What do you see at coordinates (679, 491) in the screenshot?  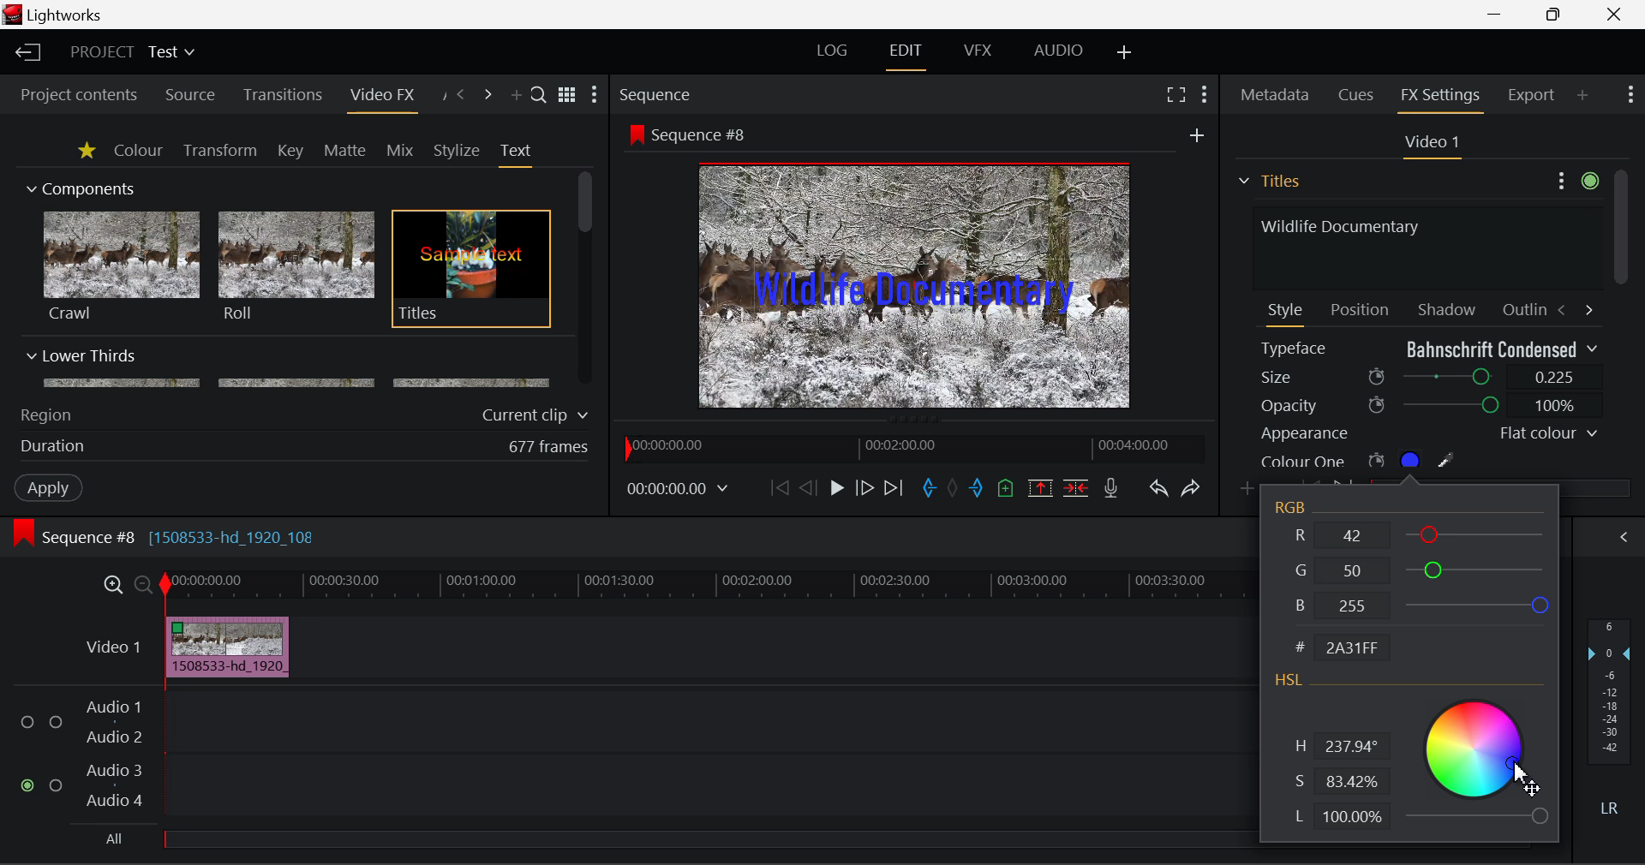 I see `Frame Time` at bounding box center [679, 491].